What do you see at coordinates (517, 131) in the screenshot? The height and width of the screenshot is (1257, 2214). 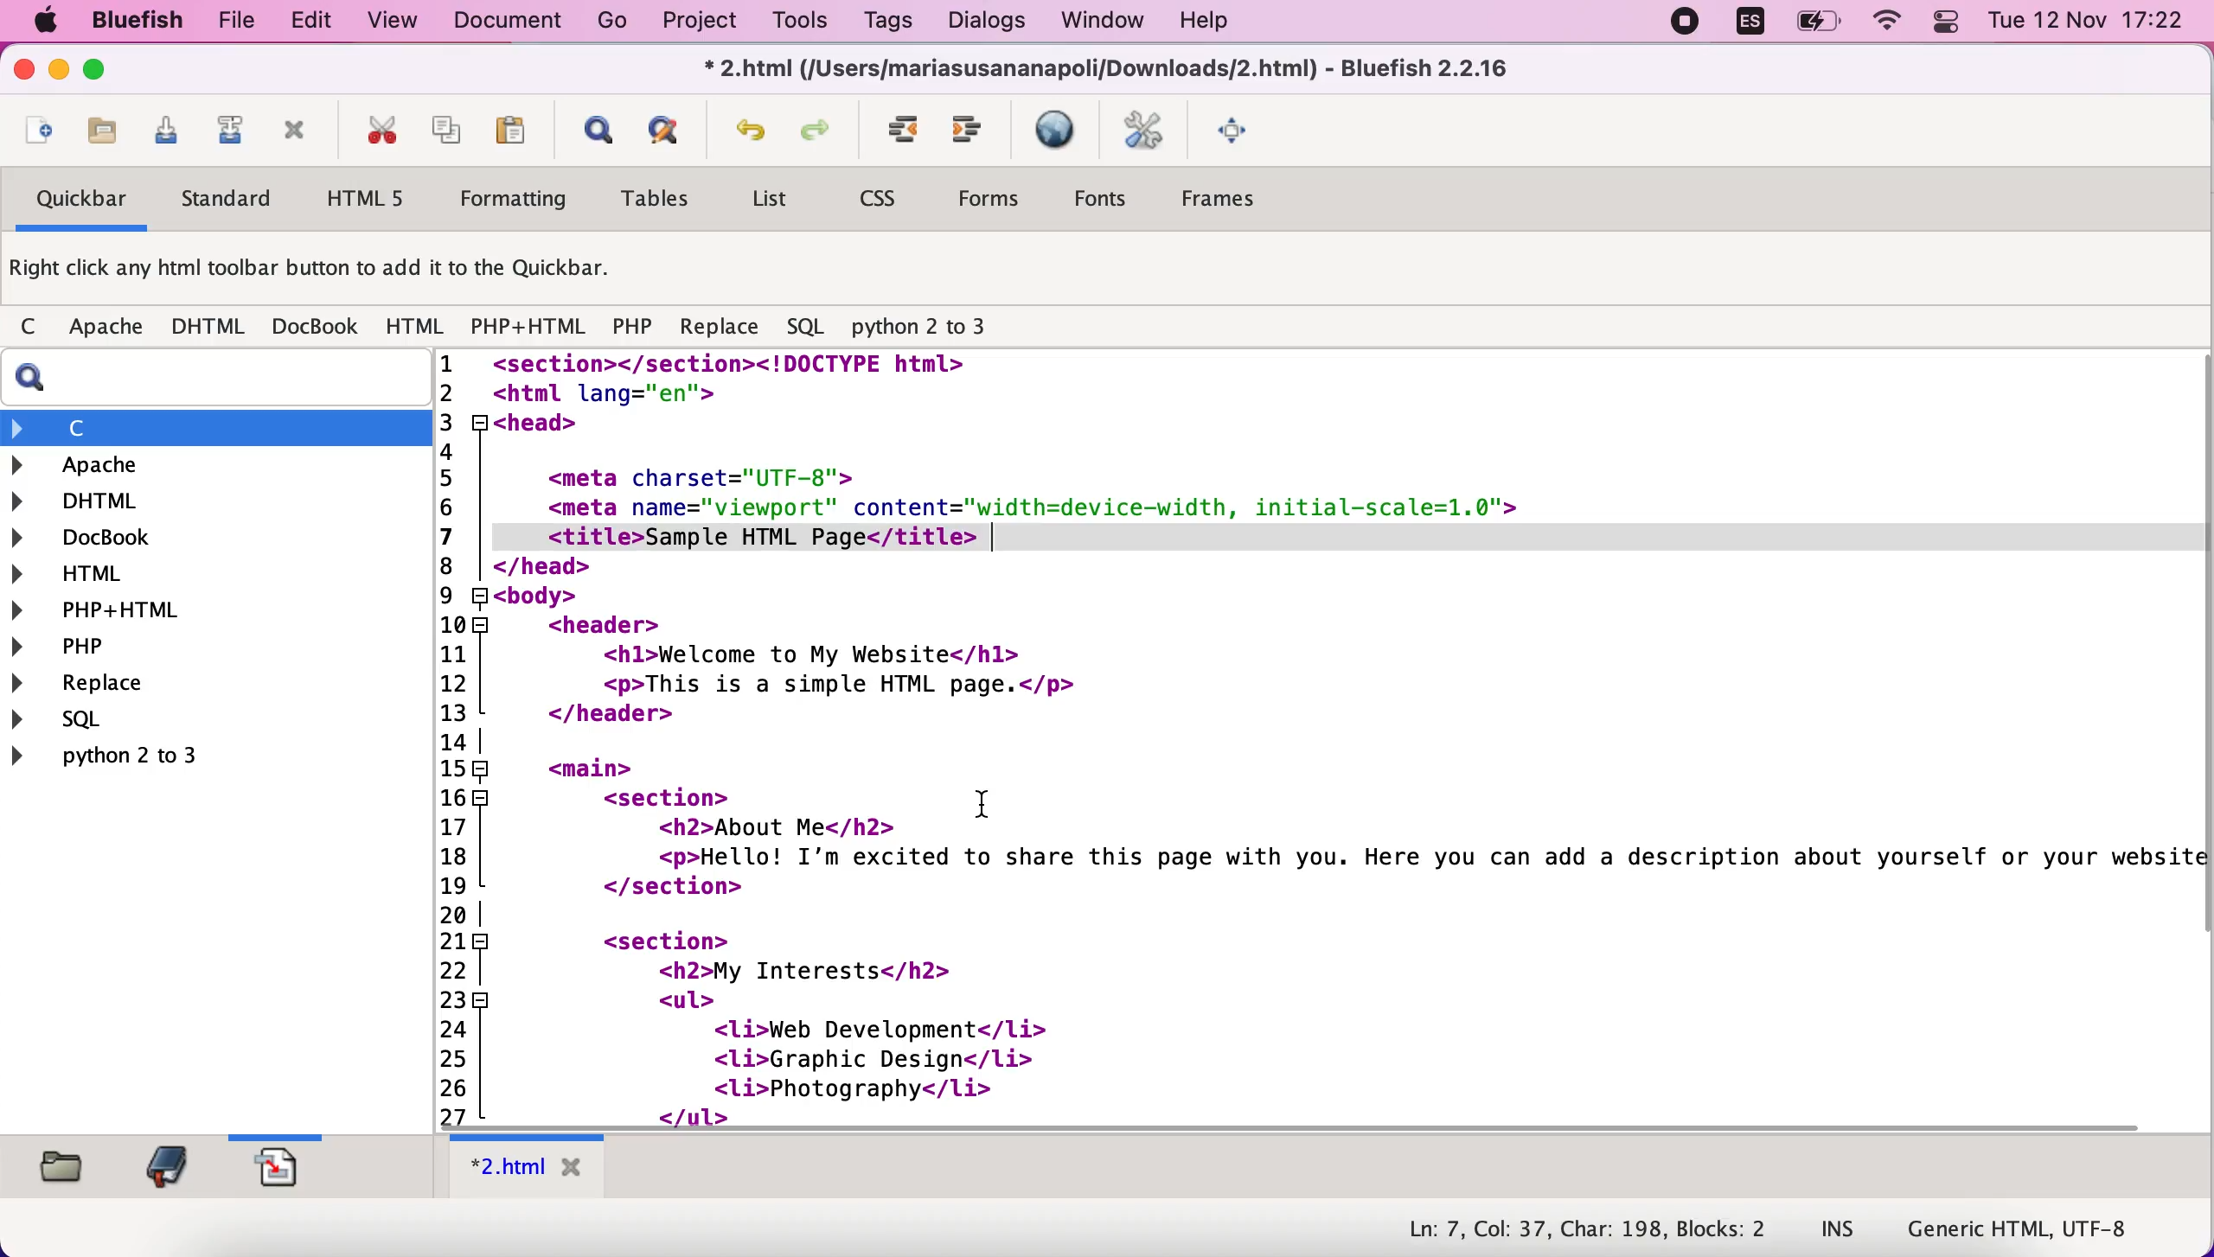 I see `paste` at bounding box center [517, 131].